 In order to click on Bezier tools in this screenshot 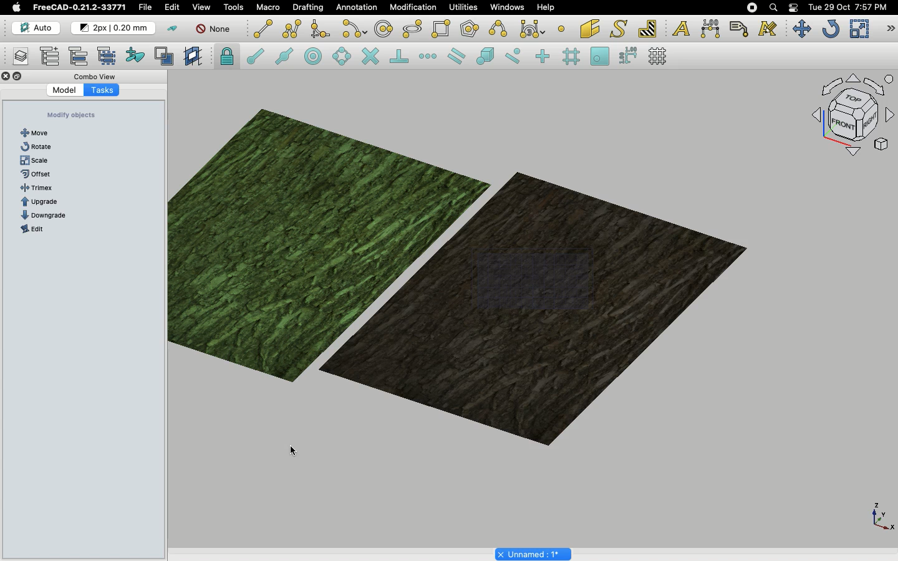, I will do `click(534, 29)`.